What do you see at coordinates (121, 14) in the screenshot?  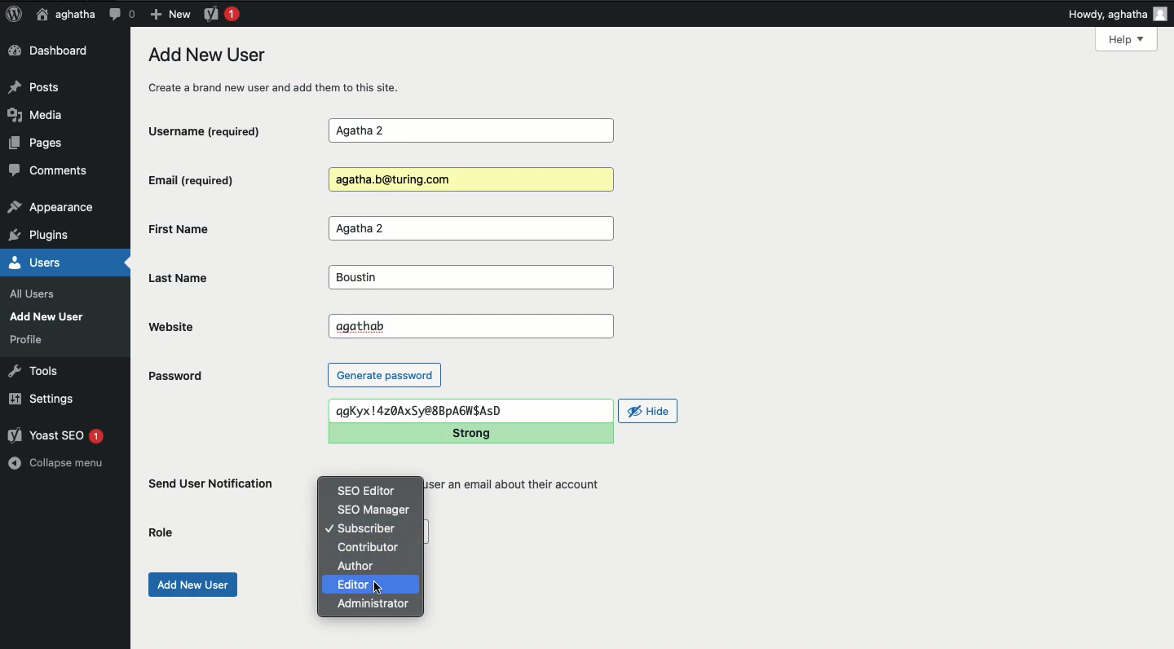 I see `Comment` at bounding box center [121, 14].